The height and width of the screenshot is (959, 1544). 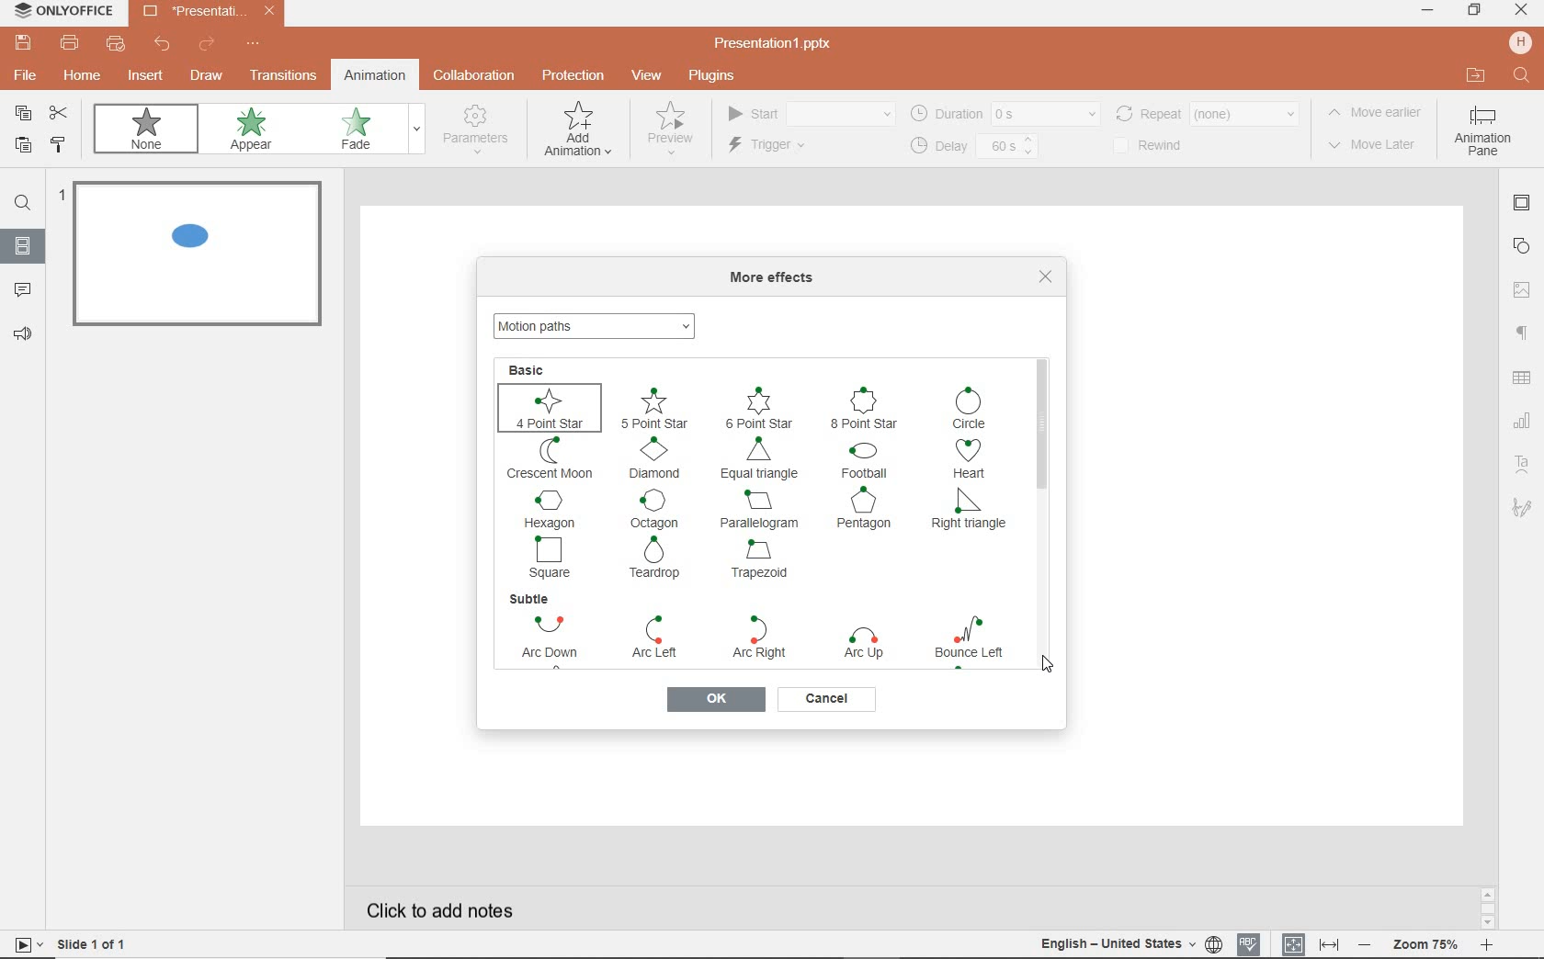 I want to click on ENTRANCE EFFECT, so click(x=597, y=323).